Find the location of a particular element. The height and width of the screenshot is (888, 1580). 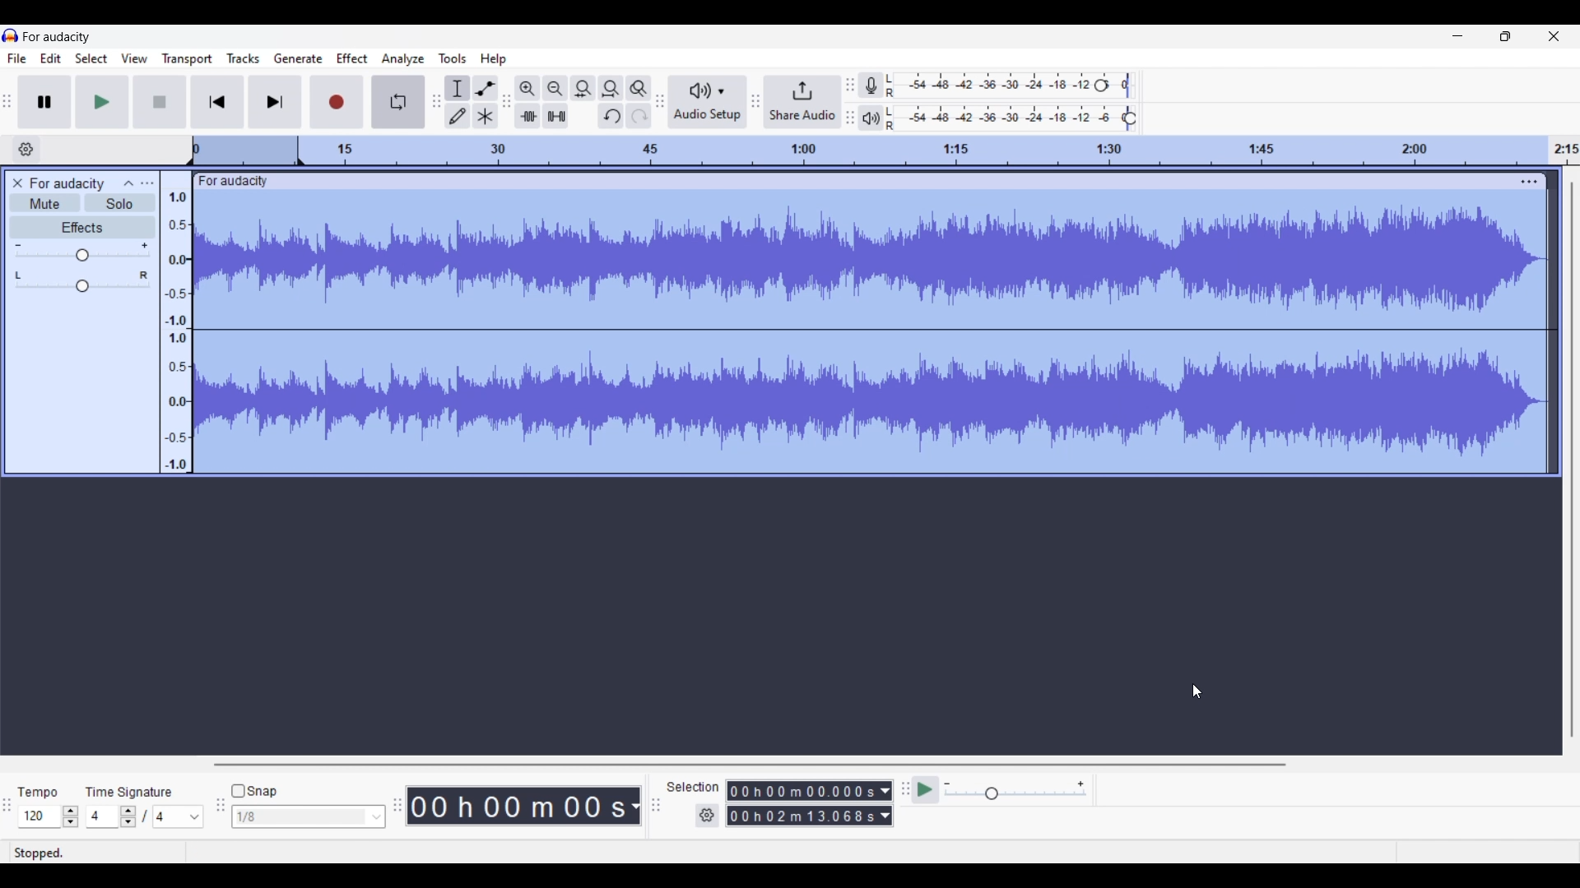

Transport menu is located at coordinates (187, 59).